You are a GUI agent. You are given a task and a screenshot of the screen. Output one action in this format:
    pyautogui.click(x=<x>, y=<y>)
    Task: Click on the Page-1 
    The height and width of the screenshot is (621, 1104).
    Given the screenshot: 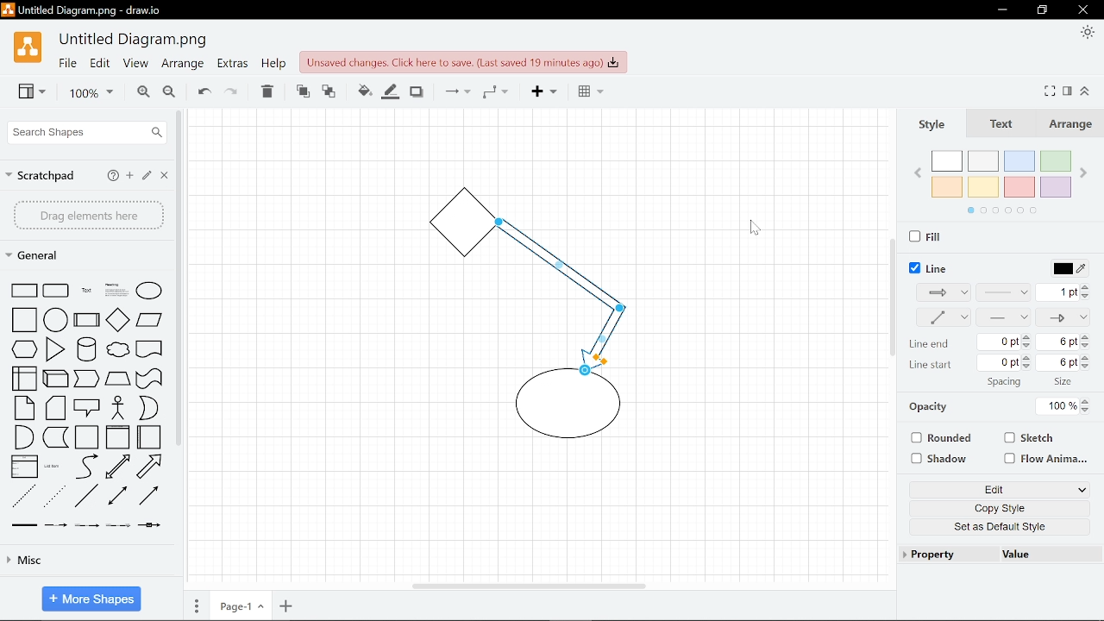 What is the action you would take?
    pyautogui.click(x=239, y=607)
    